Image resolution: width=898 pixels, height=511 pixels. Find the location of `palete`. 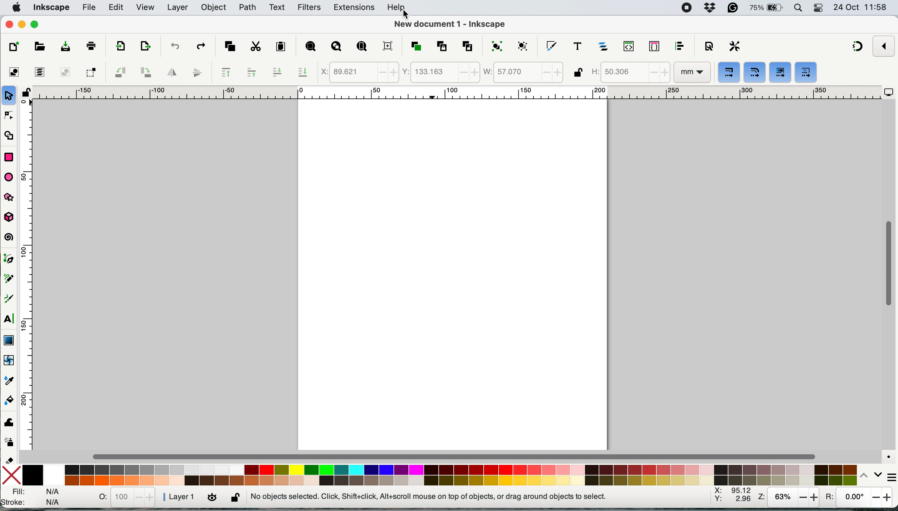

palete is located at coordinates (440, 474).